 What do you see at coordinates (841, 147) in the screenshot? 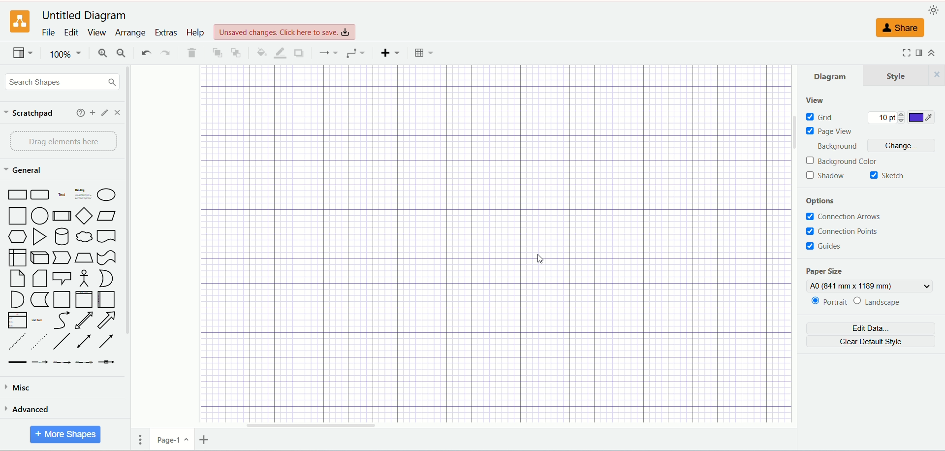
I see `background` at bounding box center [841, 147].